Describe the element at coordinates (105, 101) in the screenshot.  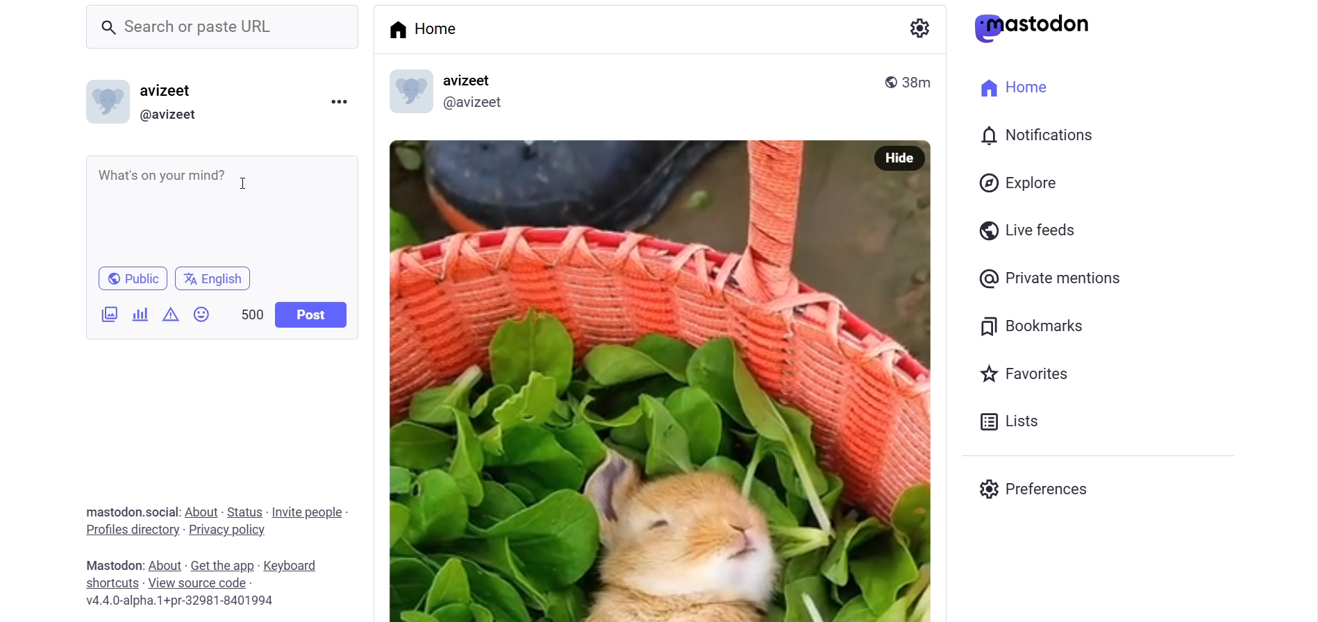
I see `Profile Picture` at that location.